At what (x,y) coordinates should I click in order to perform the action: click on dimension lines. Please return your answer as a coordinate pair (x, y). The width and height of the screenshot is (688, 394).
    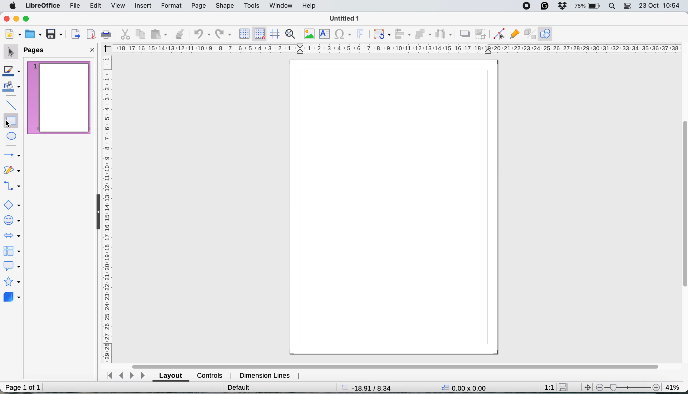
    Looking at the image, I should click on (265, 375).